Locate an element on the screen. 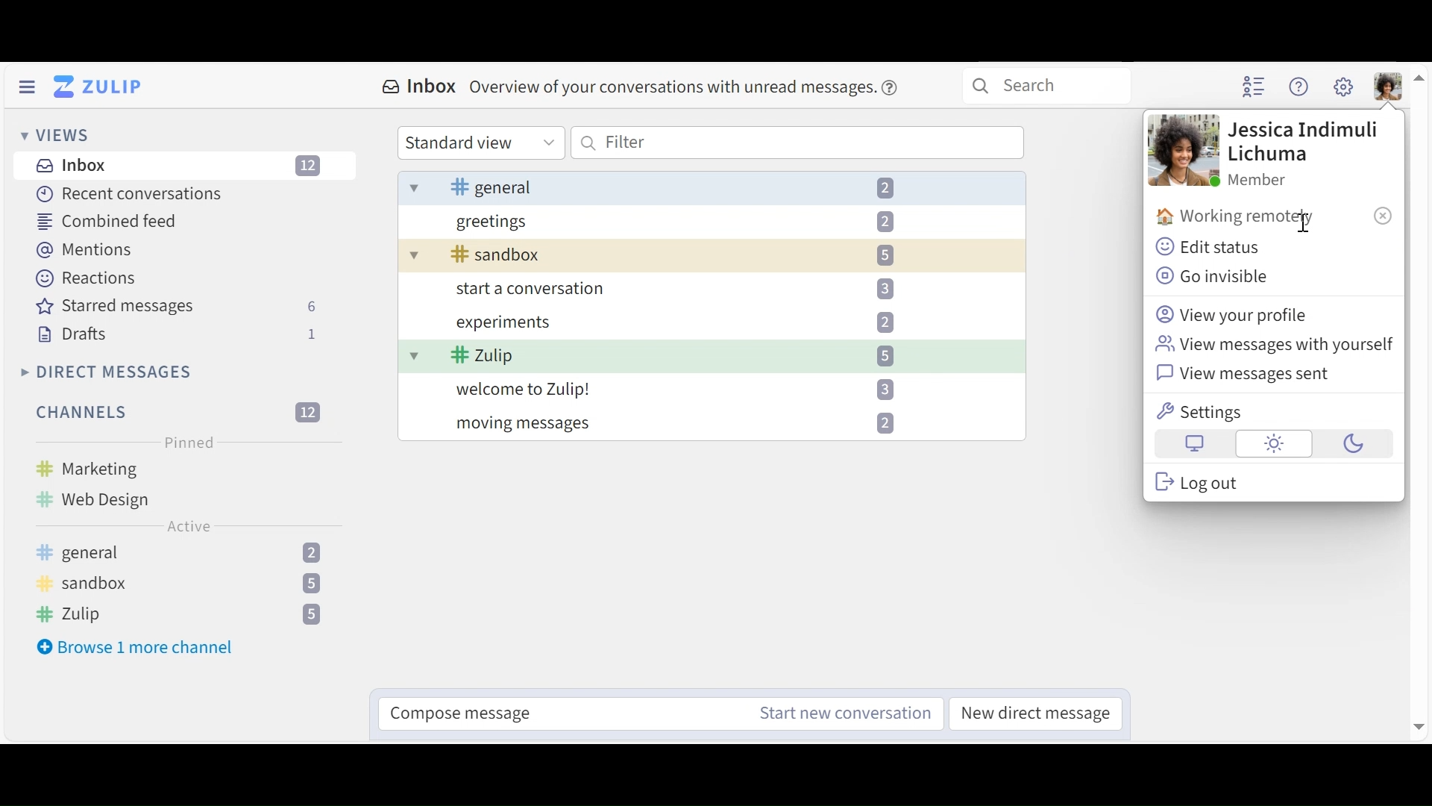 The height and width of the screenshot is (806, 1432). Settings is located at coordinates (1205, 413).